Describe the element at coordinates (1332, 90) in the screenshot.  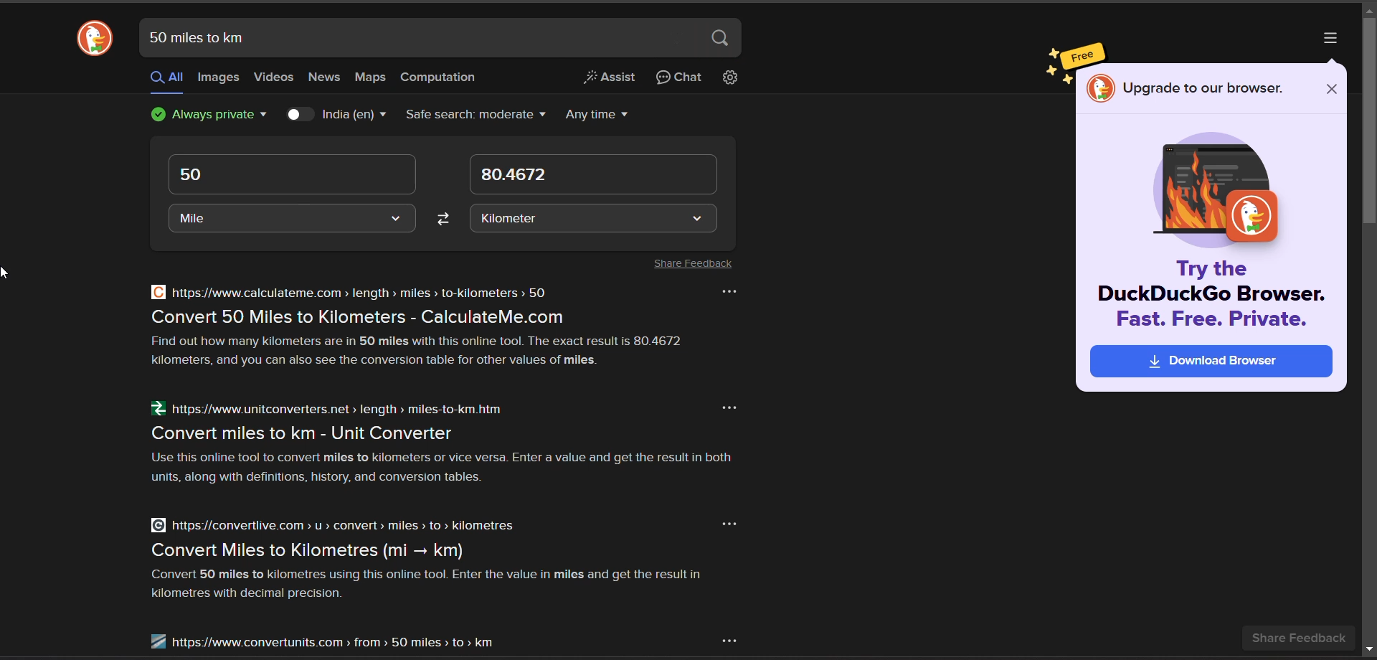
I see `close` at that location.